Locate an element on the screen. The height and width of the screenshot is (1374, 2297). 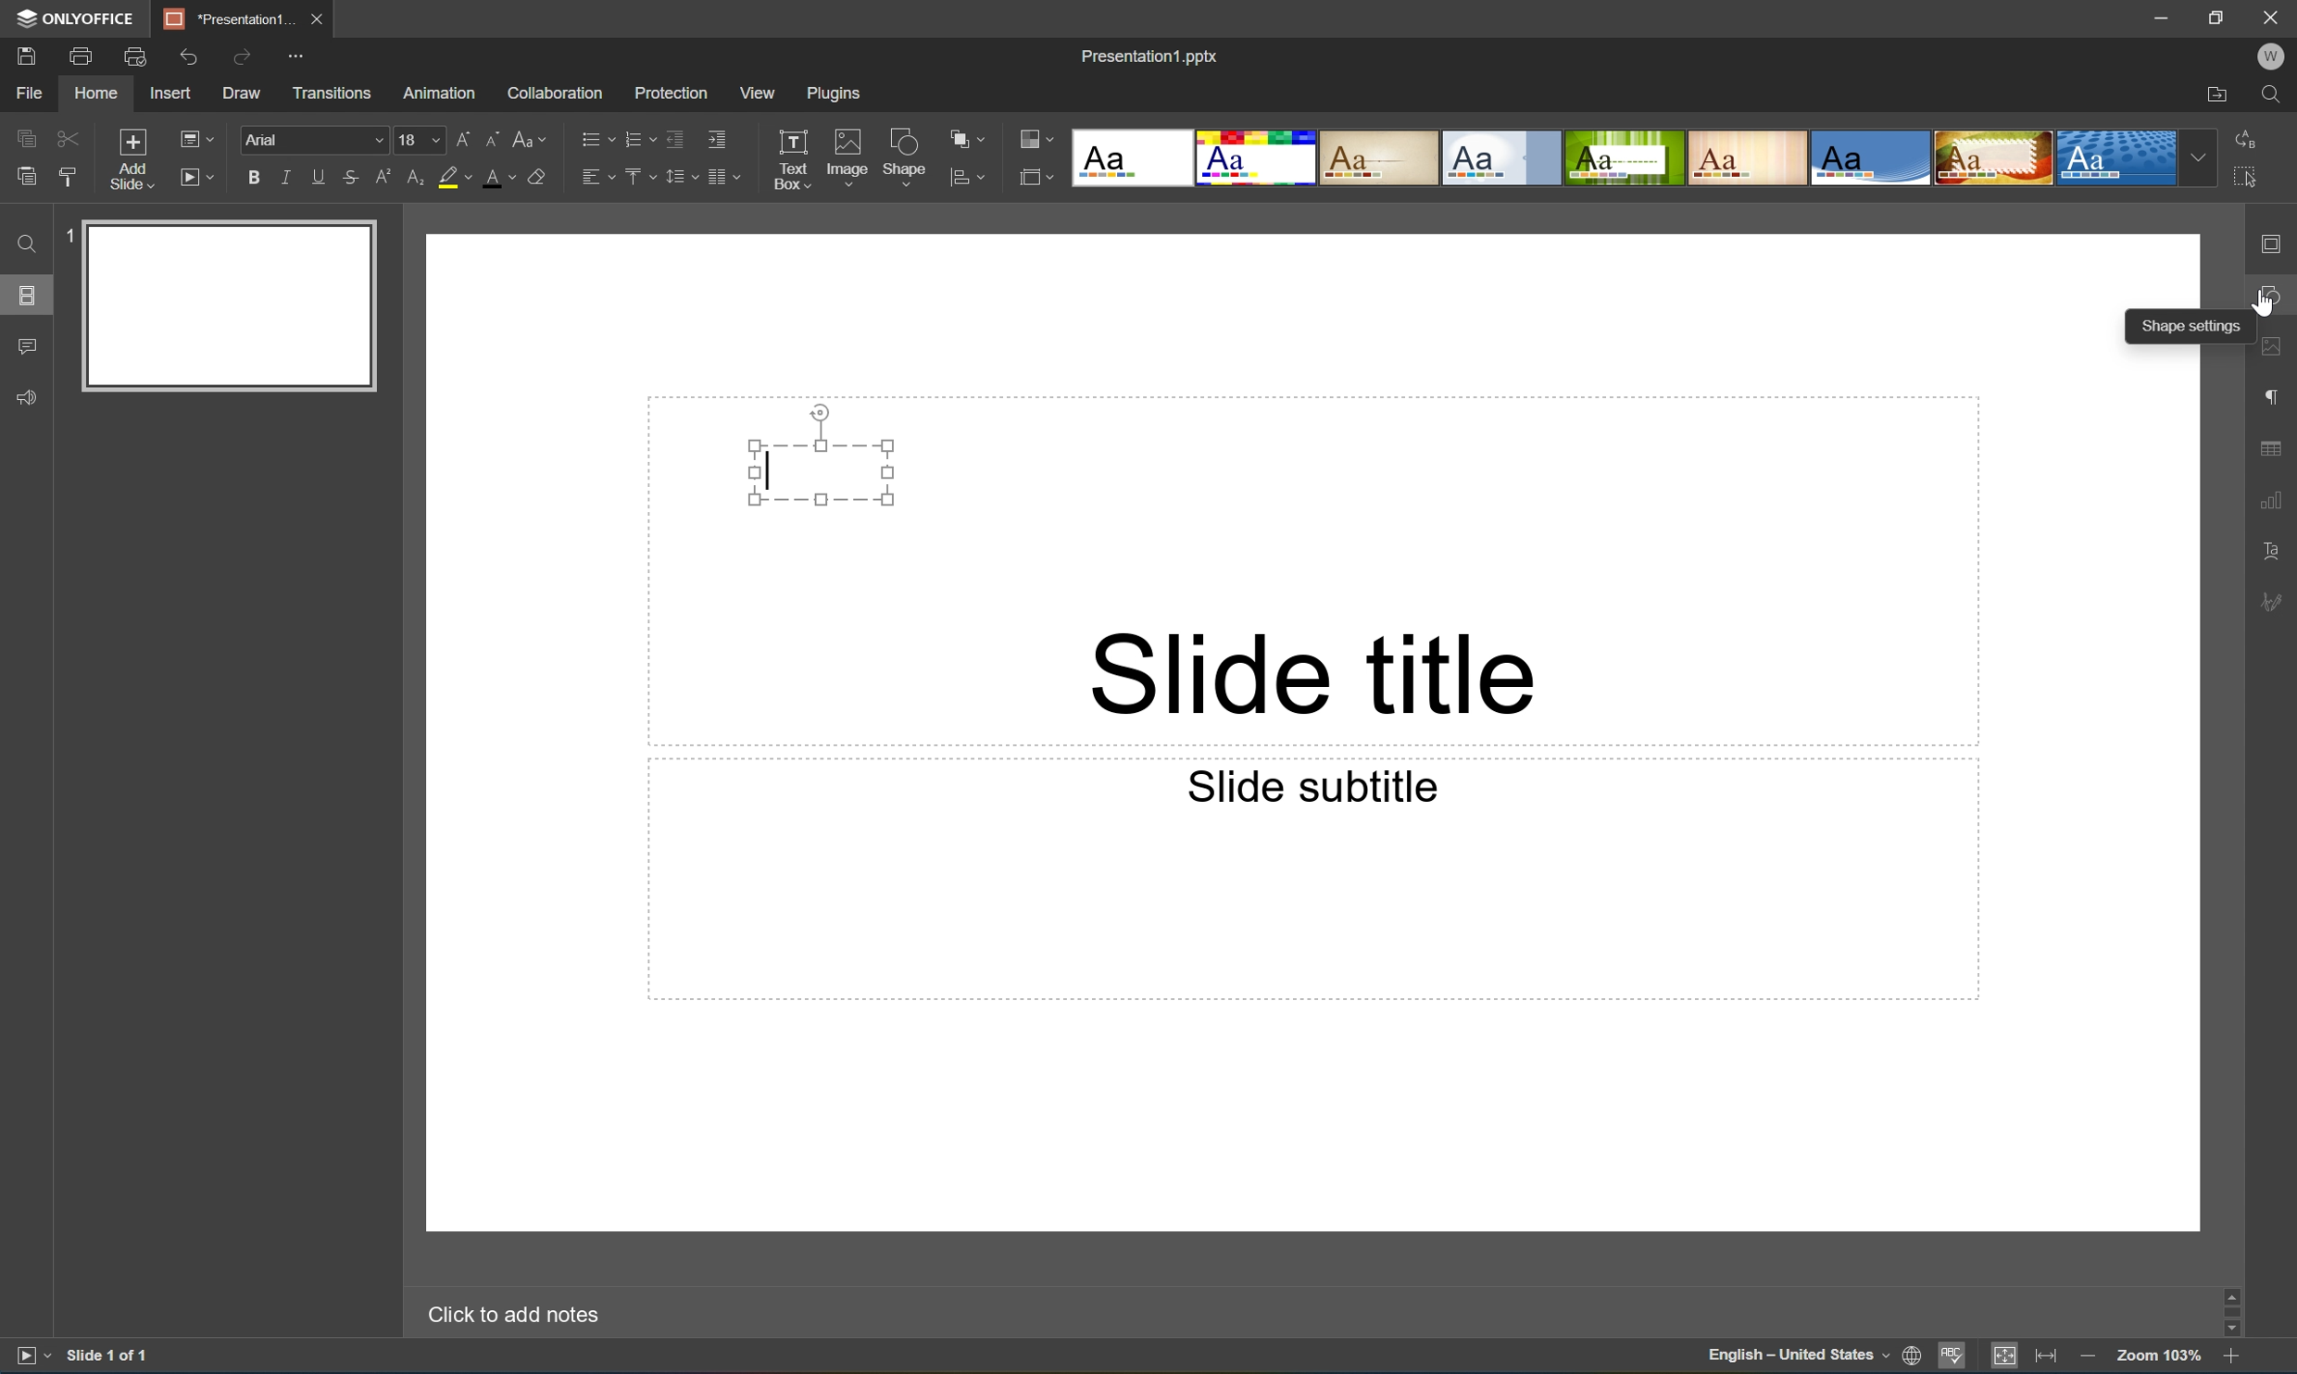
Undo is located at coordinates (185, 56).